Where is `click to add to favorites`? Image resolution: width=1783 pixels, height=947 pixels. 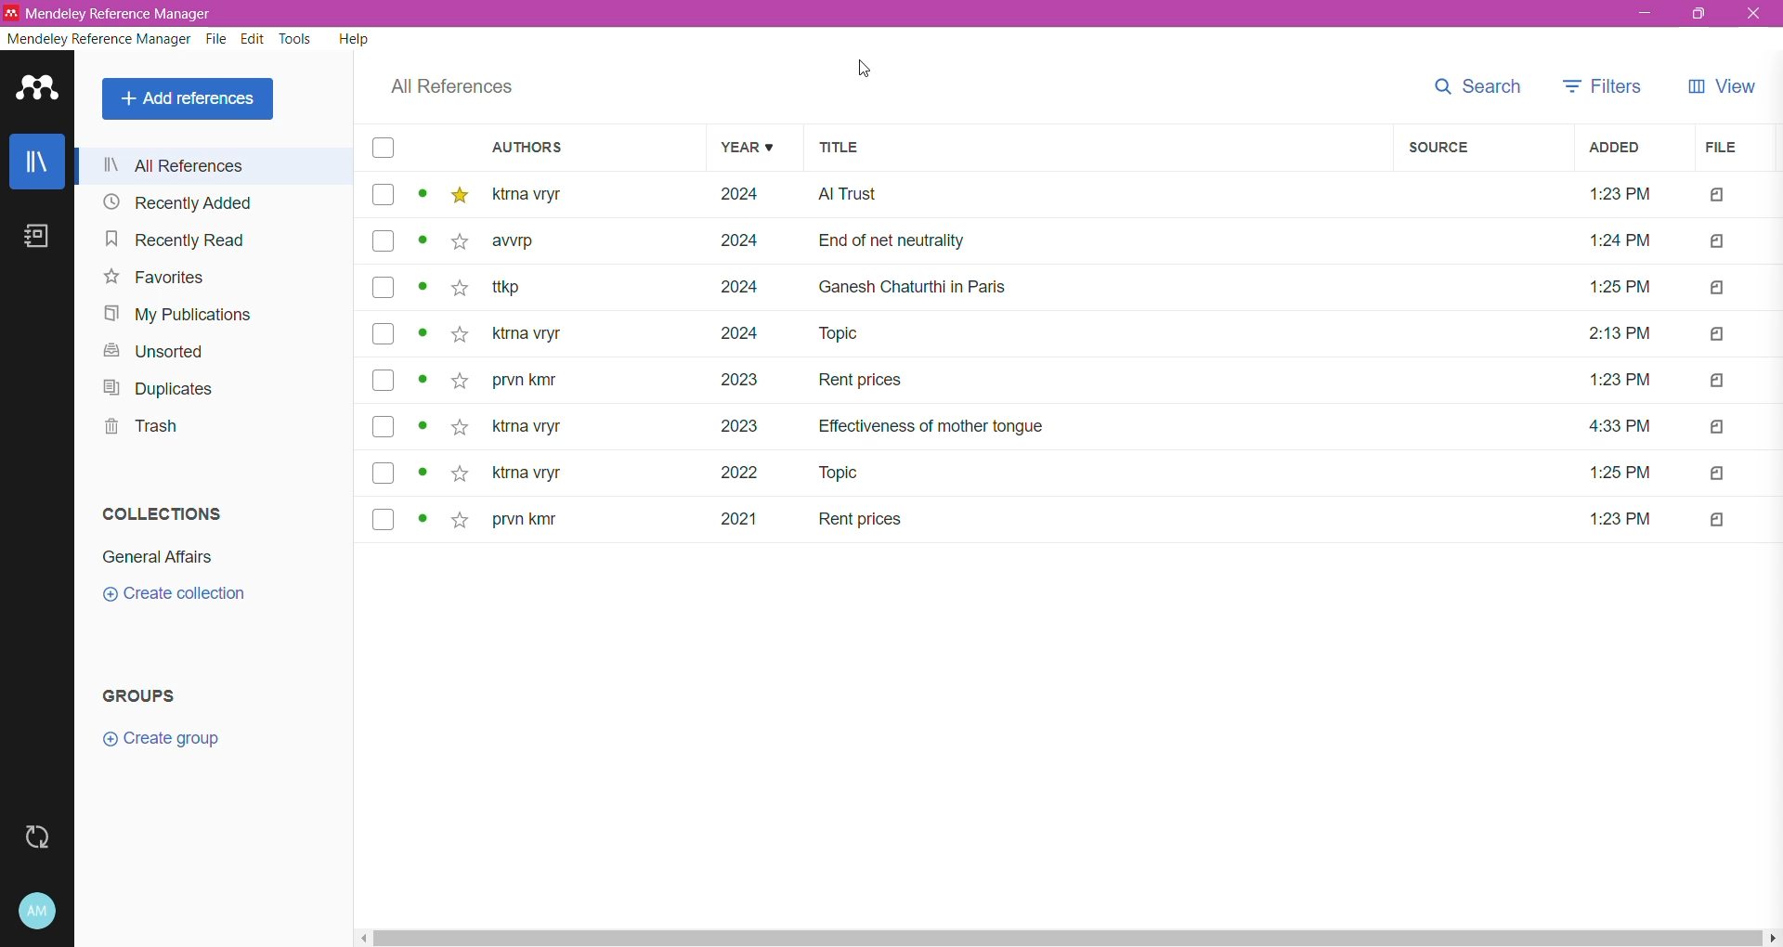
click to add to favorites is located at coordinates (461, 196).